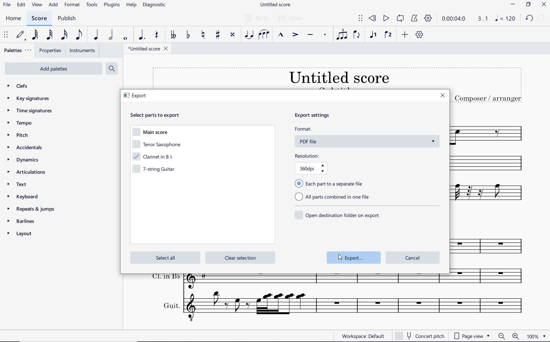  Describe the element at coordinates (30, 111) in the screenshot. I see `time signatures` at that location.